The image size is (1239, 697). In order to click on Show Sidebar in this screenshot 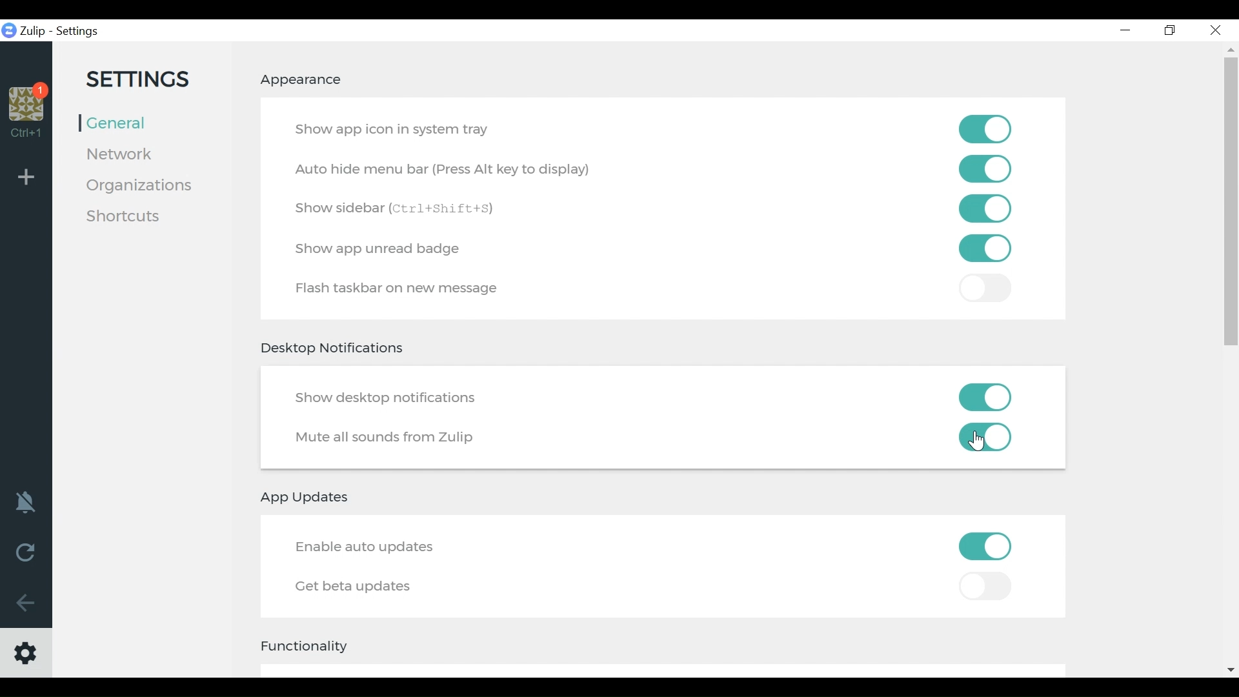, I will do `click(405, 208)`.